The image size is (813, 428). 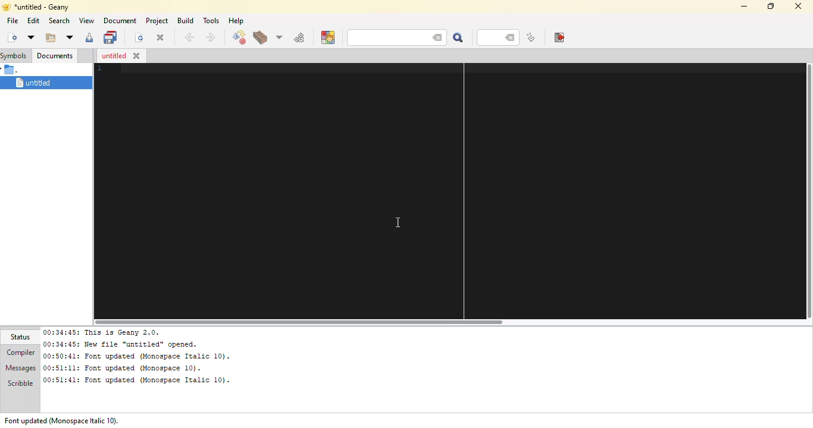 What do you see at coordinates (89, 39) in the screenshot?
I see `save` at bounding box center [89, 39].